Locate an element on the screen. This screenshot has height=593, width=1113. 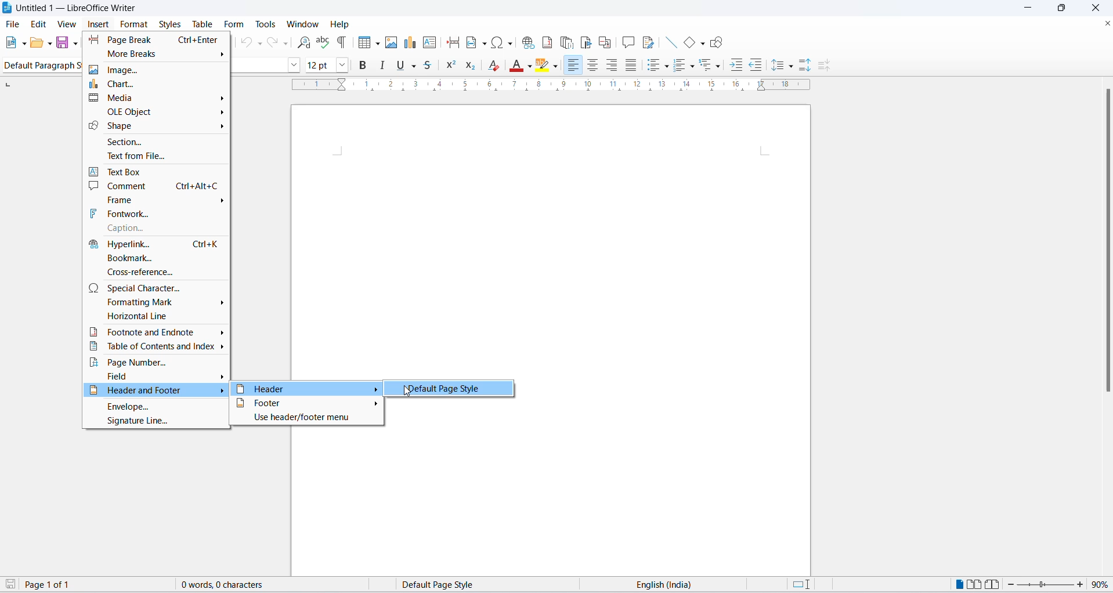
more breaks is located at coordinates (156, 55).